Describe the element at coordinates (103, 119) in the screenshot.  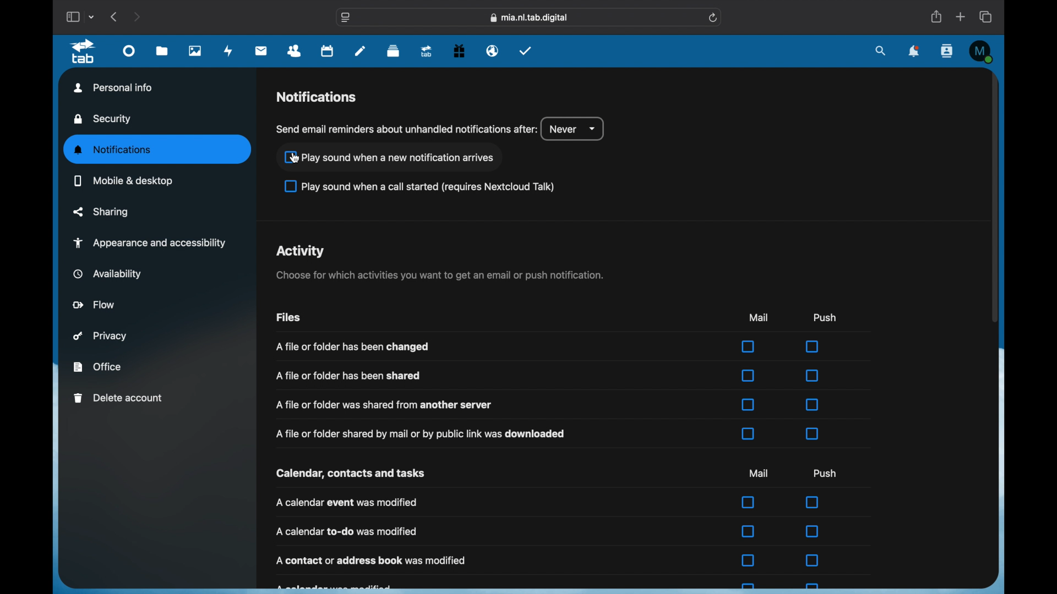
I see `security` at that location.